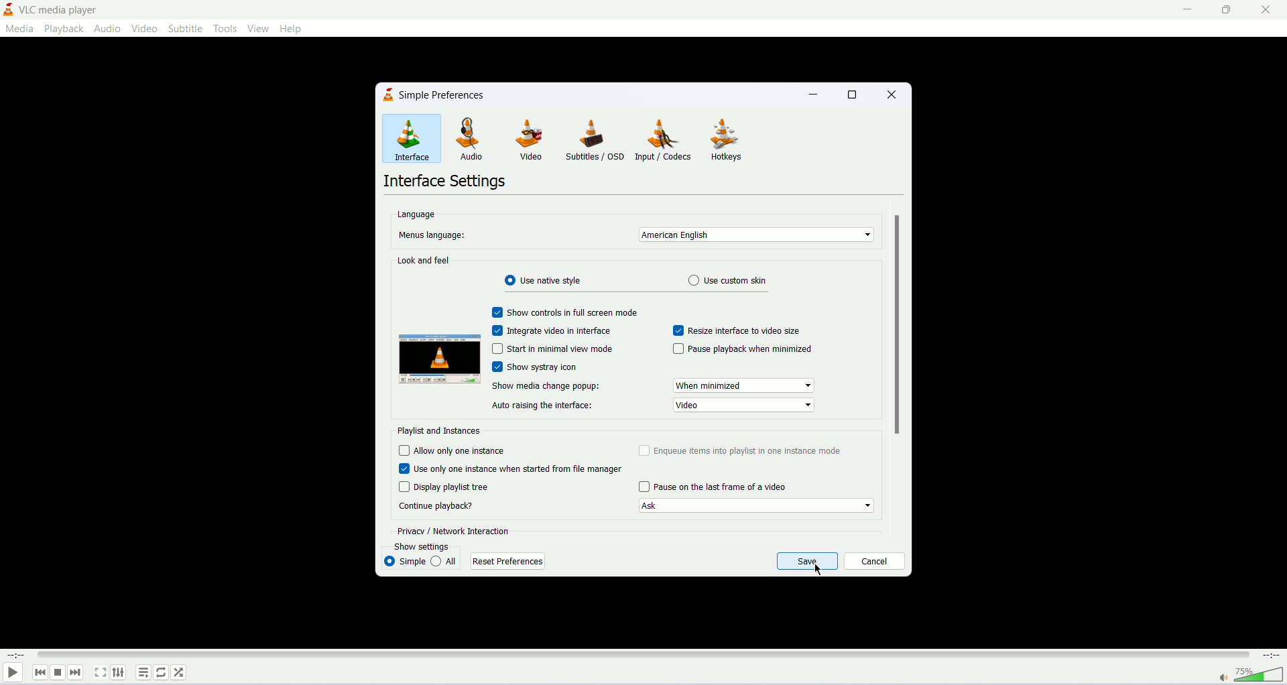 The width and height of the screenshot is (1287, 685). What do you see at coordinates (549, 280) in the screenshot?
I see `use native style` at bounding box center [549, 280].